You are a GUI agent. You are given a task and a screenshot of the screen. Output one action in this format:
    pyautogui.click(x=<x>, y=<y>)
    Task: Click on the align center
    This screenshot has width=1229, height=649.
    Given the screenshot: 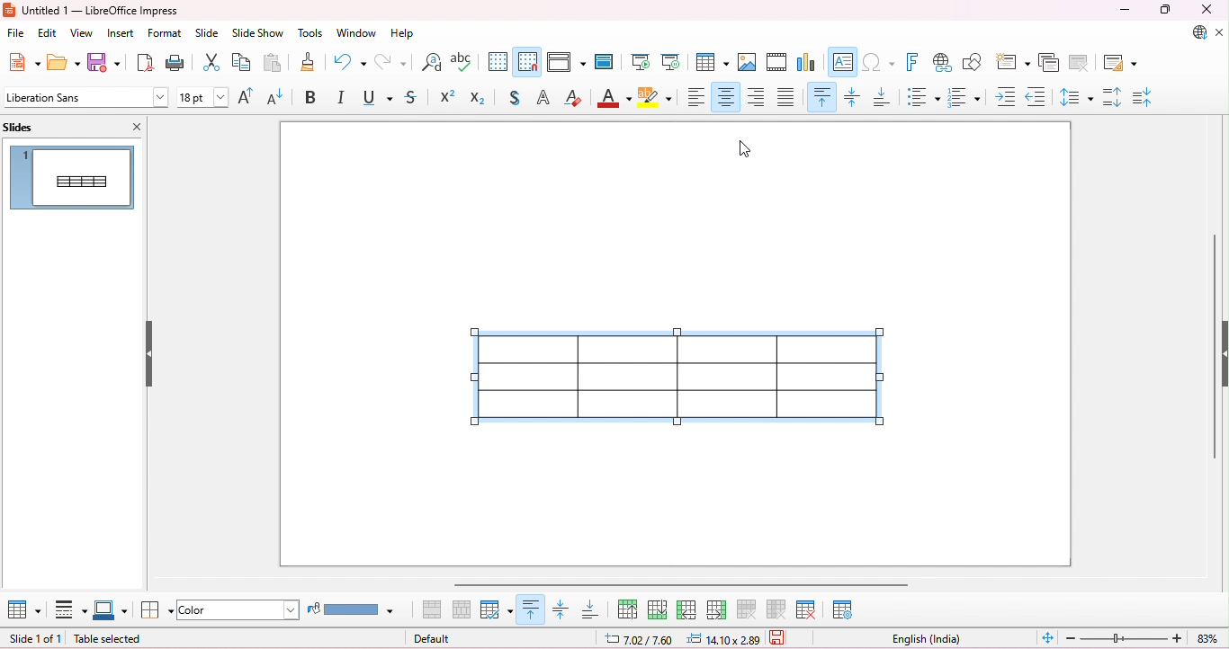 What is the action you would take?
    pyautogui.click(x=561, y=609)
    